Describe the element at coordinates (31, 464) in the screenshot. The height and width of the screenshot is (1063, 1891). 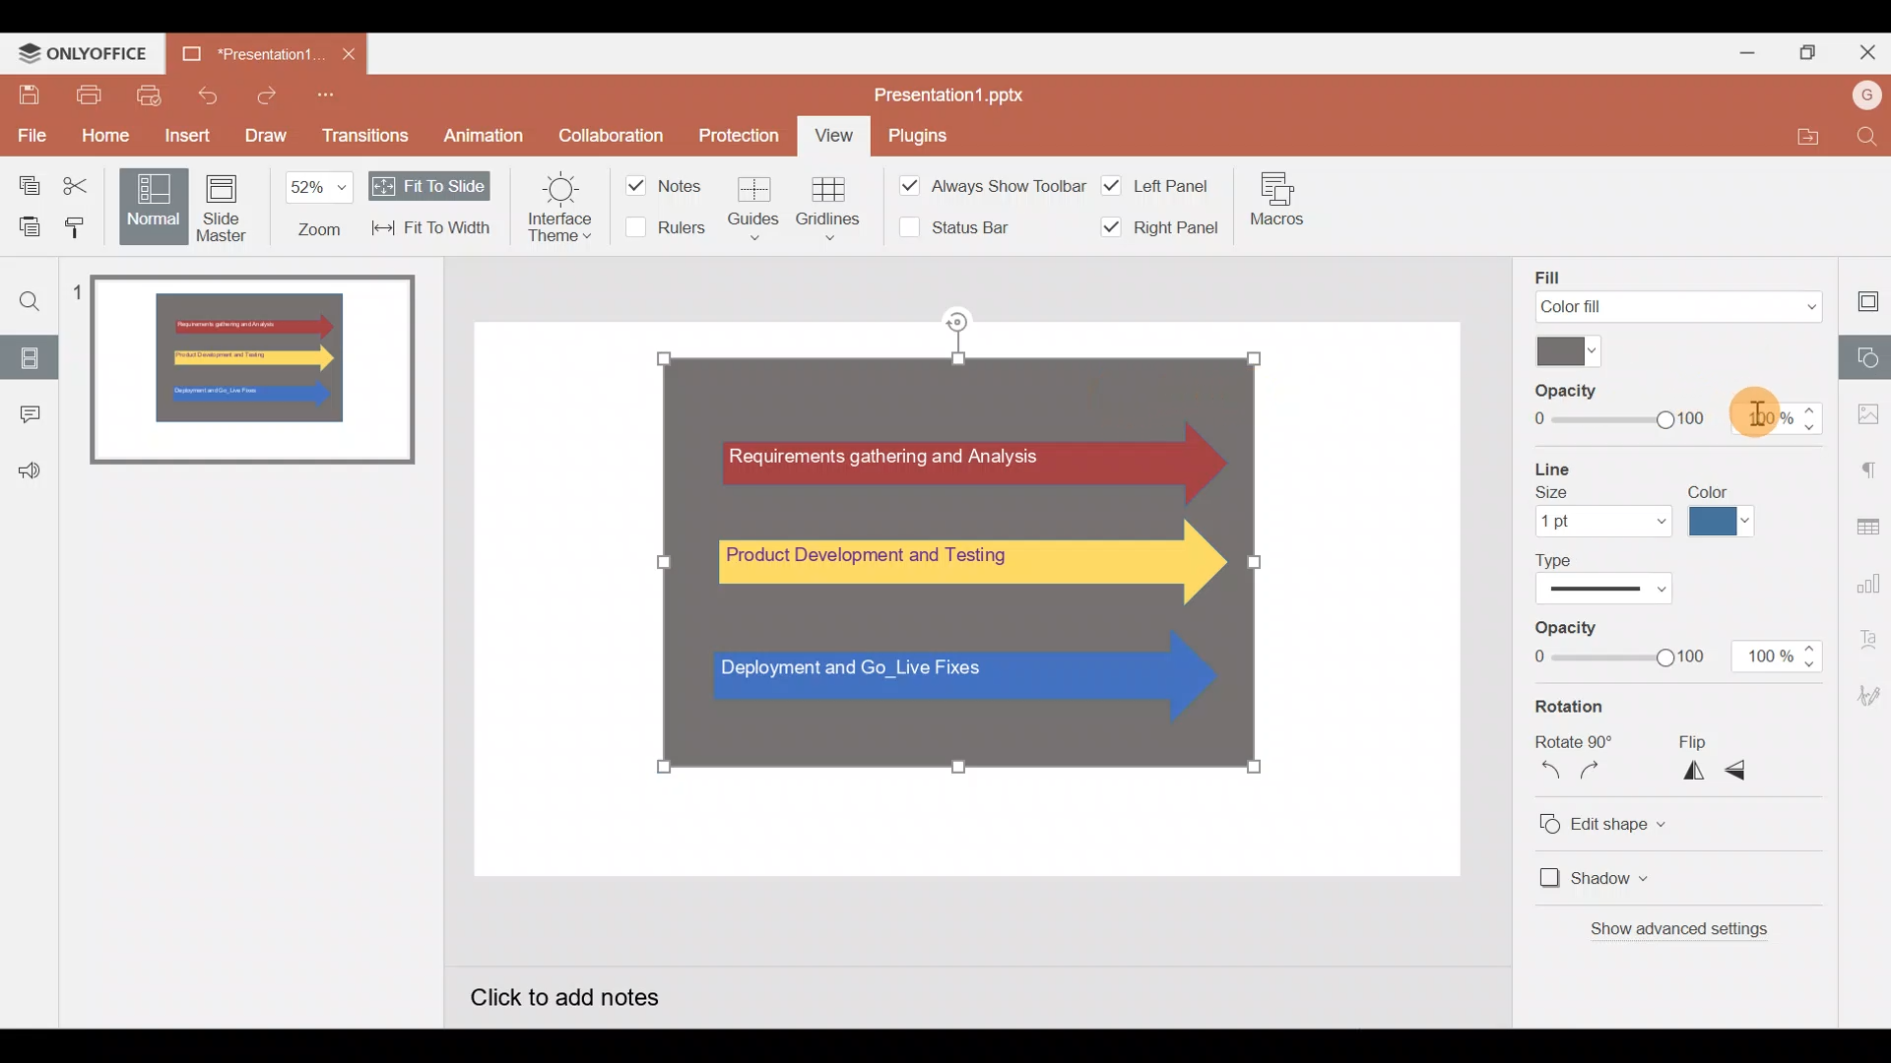
I see `Feedback & support` at that location.